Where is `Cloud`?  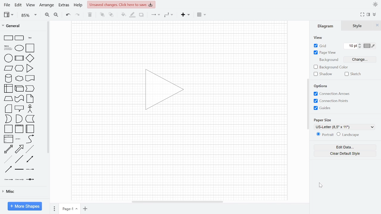
Cloud is located at coordinates (19, 78).